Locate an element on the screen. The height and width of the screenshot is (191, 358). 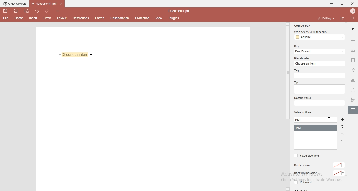
choose an item is located at coordinates (320, 63).